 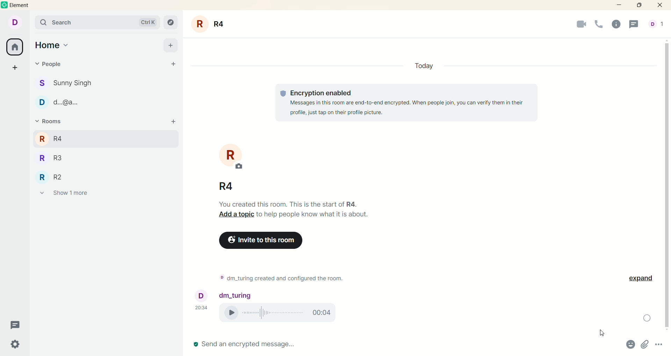 What do you see at coordinates (15, 68) in the screenshot?
I see `create a space` at bounding box center [15, 68].